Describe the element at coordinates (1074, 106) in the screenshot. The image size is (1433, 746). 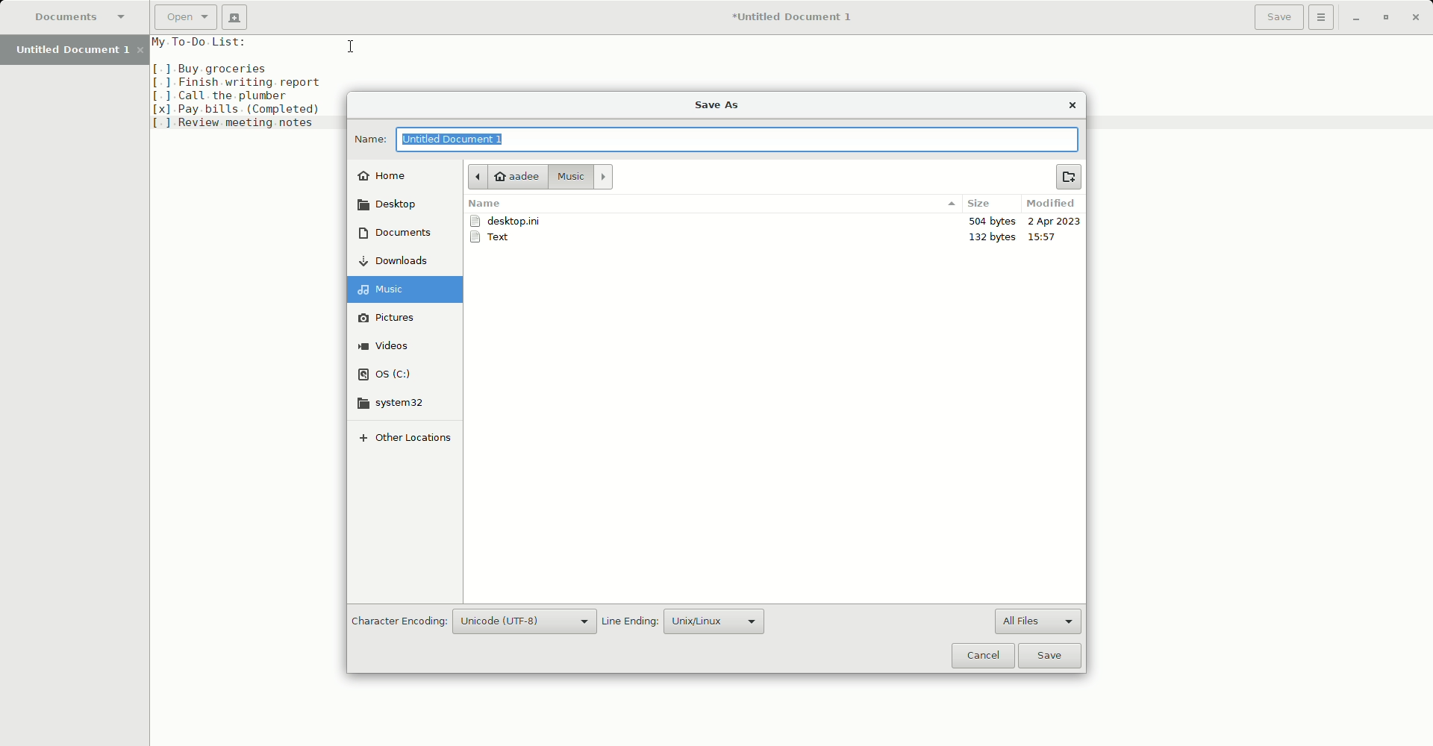
I see `Close` at that location.